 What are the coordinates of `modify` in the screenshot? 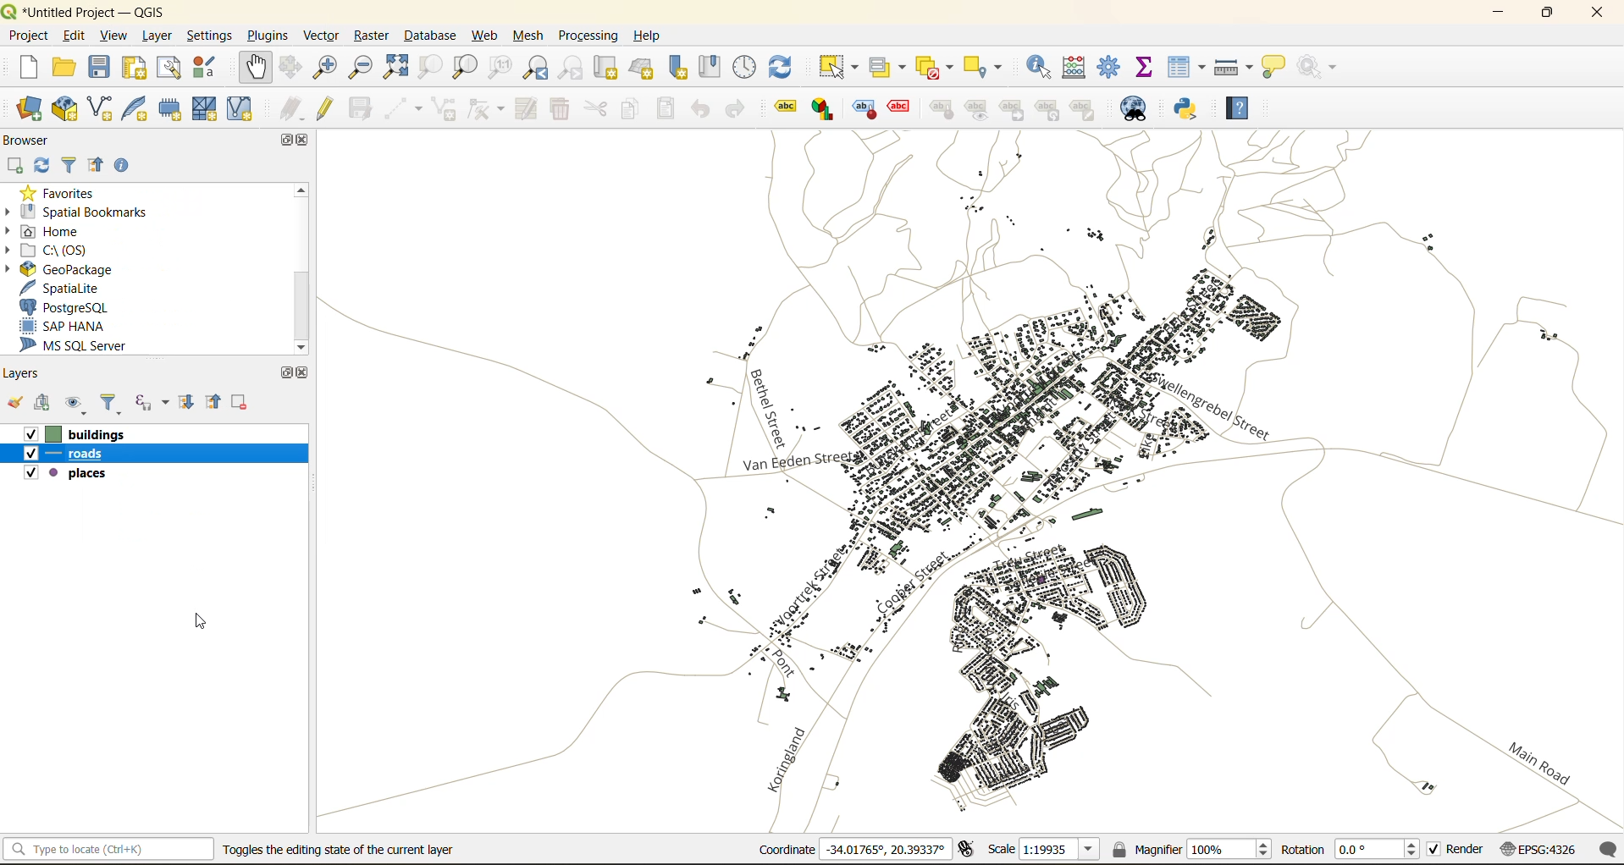 It's located at (526, 110).